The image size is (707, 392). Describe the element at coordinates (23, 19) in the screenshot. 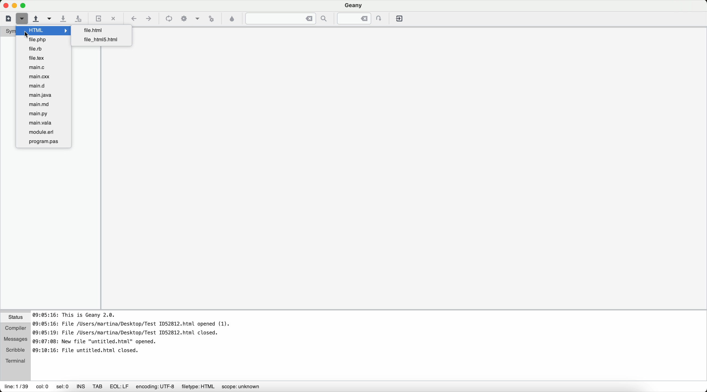

I see `cursor on new file from a template` at that location.